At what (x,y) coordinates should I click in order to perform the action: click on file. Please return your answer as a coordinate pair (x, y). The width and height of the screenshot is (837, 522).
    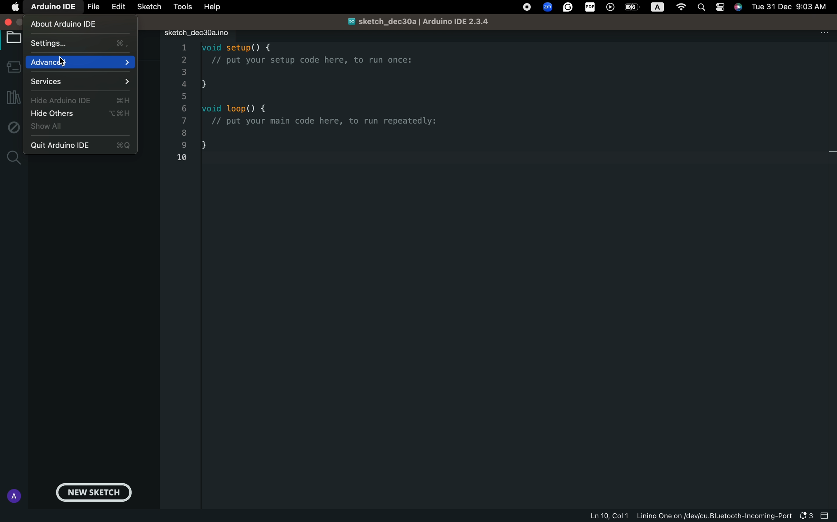
    Looking at the image, I should click on (91, 7).